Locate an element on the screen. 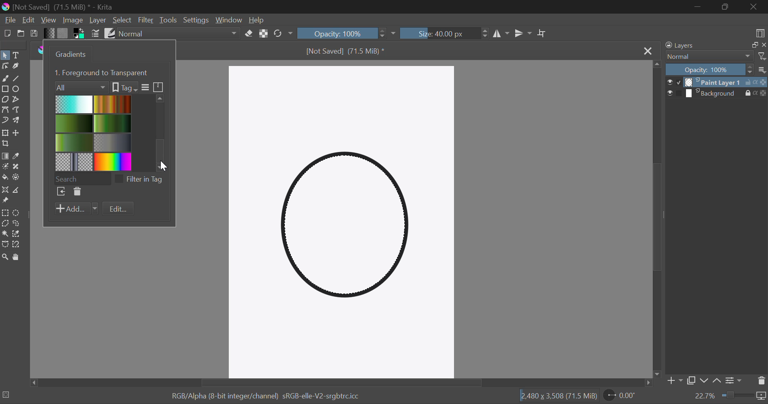 The height and width of the screenshot is (404, 768). Eraser is located at coordinates (249, 34).